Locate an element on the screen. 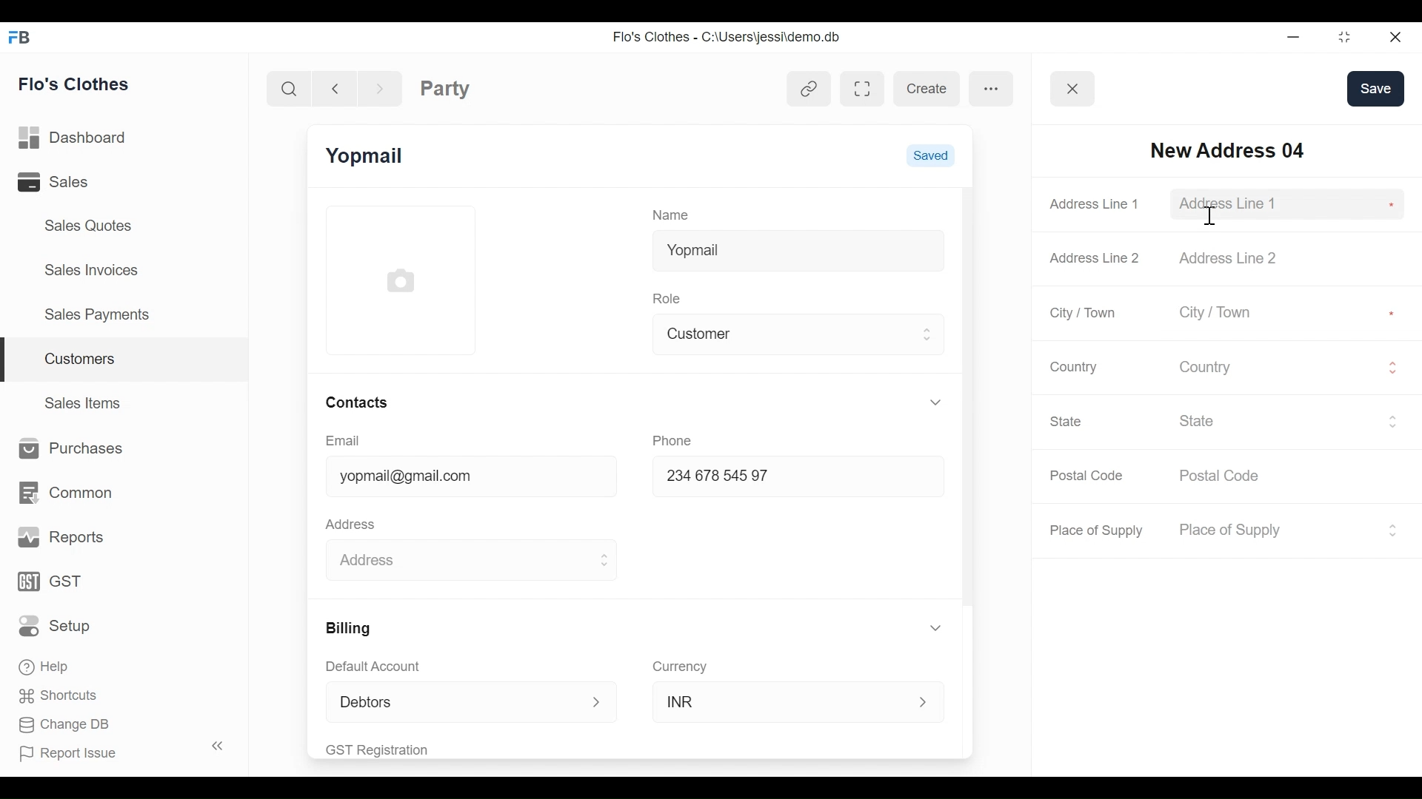 This screenshot has height=799, width=1422. Customer is located at coordinates (787, 332).